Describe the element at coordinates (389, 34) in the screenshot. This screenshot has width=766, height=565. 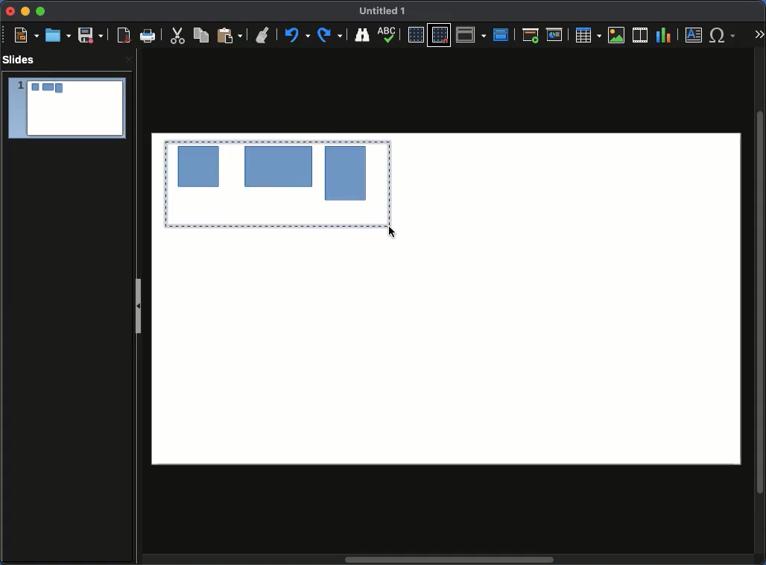
I see `Spell check` at that location.